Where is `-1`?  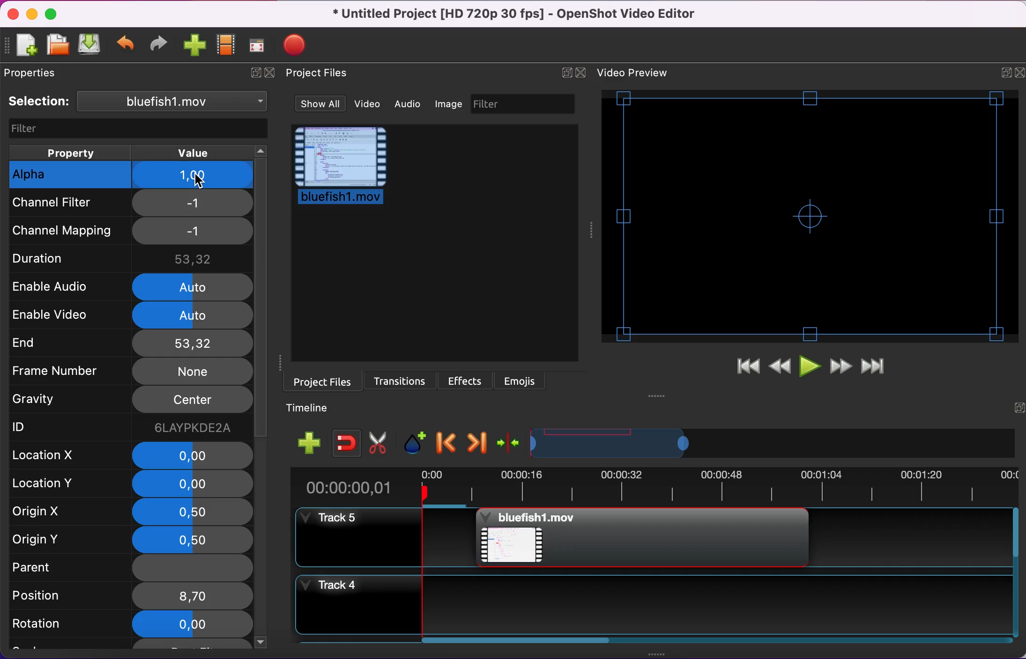
-1 is located at coordinates (193, 204).